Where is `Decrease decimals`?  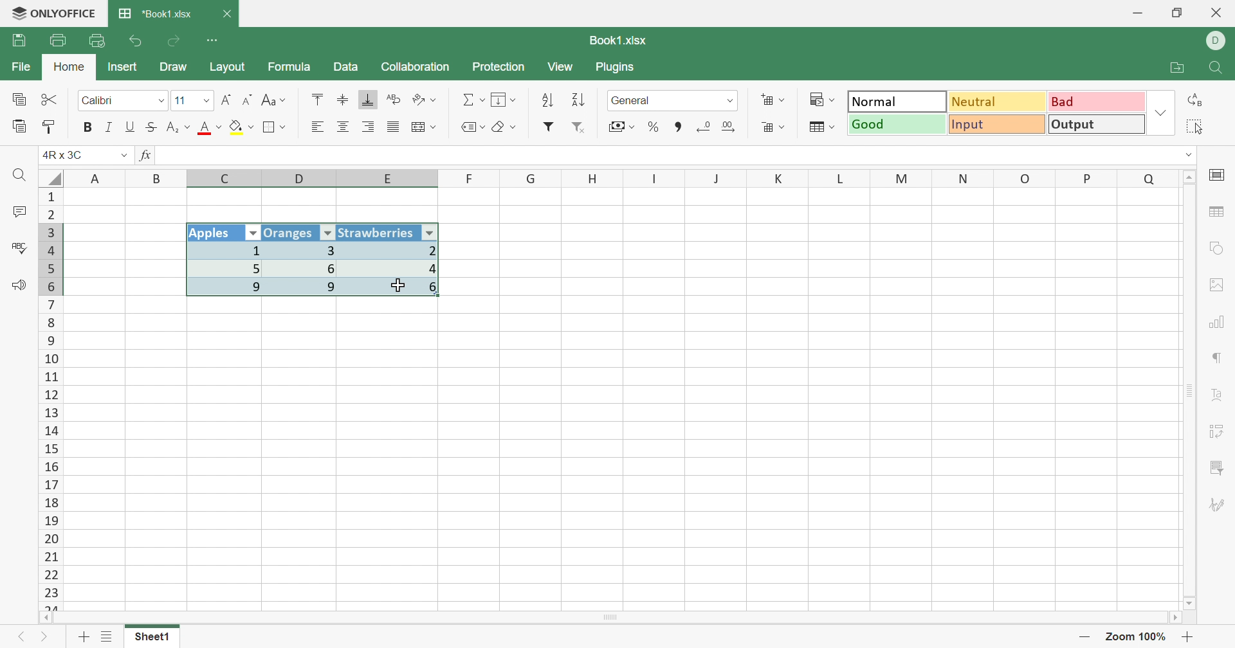 Decrease decimals is located at coordinates (704, 126).